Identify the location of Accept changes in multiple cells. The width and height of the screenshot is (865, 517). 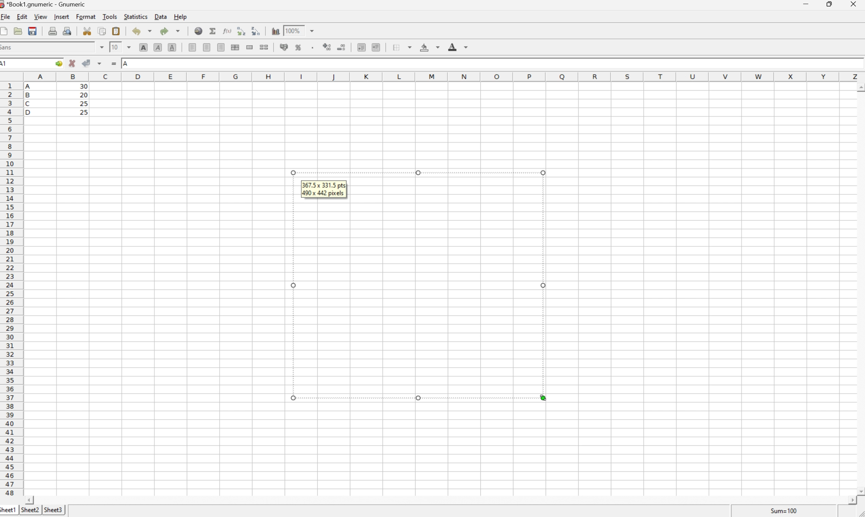
(100, 62).